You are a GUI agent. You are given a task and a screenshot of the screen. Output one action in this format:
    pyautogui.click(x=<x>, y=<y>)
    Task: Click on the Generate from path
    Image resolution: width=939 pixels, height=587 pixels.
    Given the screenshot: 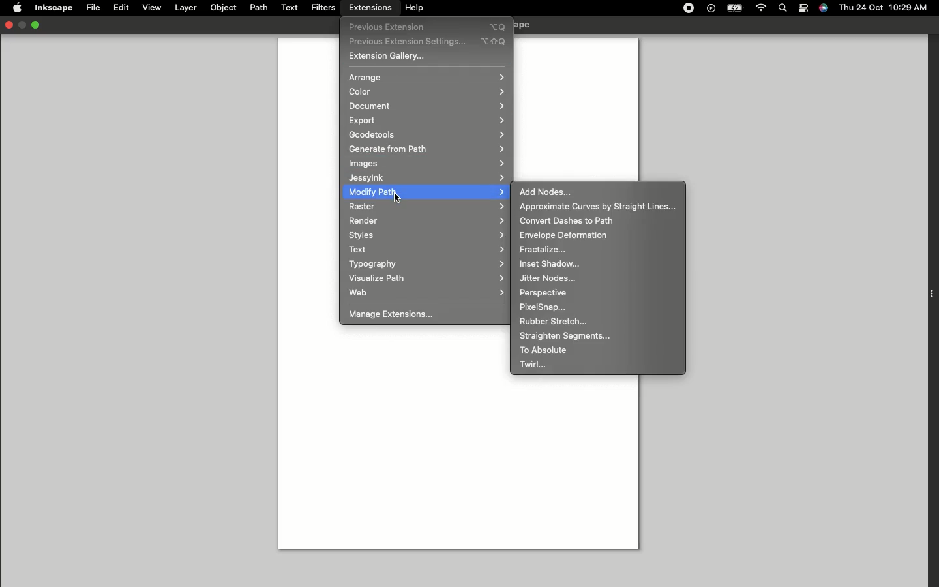 What is the action you would take?
    pyautogui.click(x=428, y=149)
    